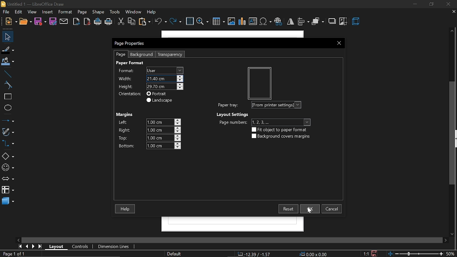 The image size is (457, 257). What do you see at coordinates (125, 209) in the screenshot?
I see `help` at bounding box center [125, 209].